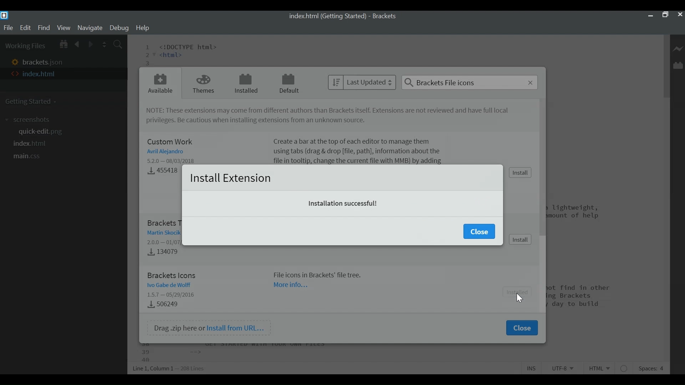 Image resolution: width=685 pixels, height=385 pixels. What do you see at coordinates (341, 204) in the screenshot?
I see `Installation successful` at bounding box center [341, 204].